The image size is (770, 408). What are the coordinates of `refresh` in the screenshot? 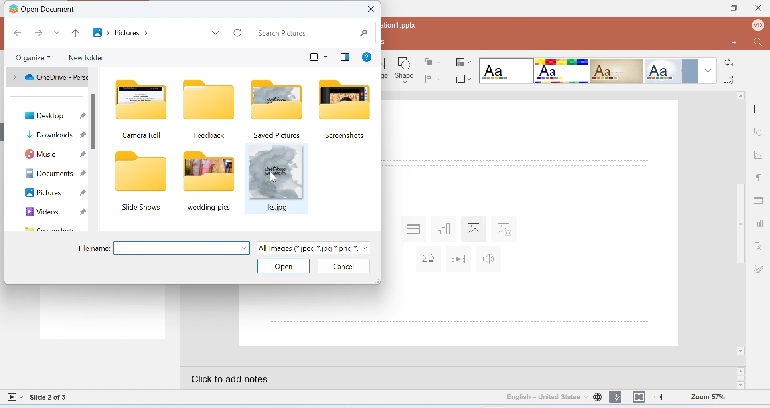 It's located at (238, 33).